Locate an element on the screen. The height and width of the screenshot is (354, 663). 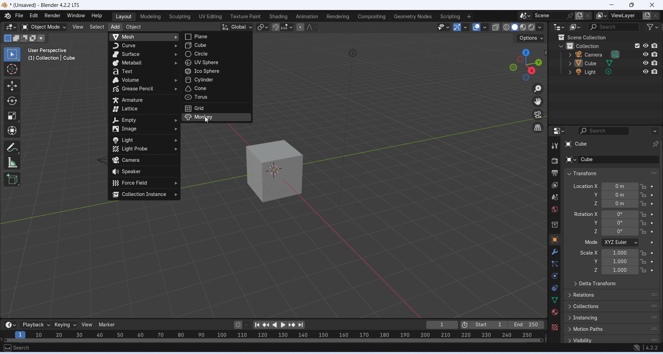
instancing is located at coordinates (612, 318).